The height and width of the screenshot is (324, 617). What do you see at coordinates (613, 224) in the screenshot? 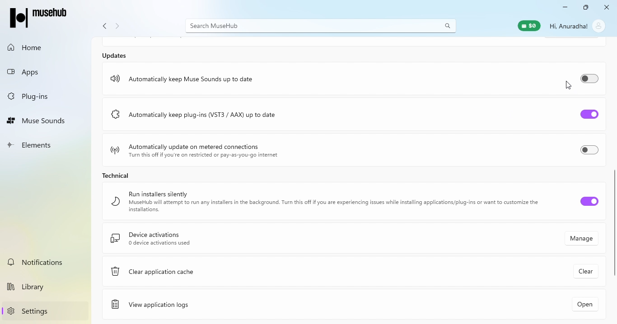
I see `Scroll bar` at bounding box center [613, 224].